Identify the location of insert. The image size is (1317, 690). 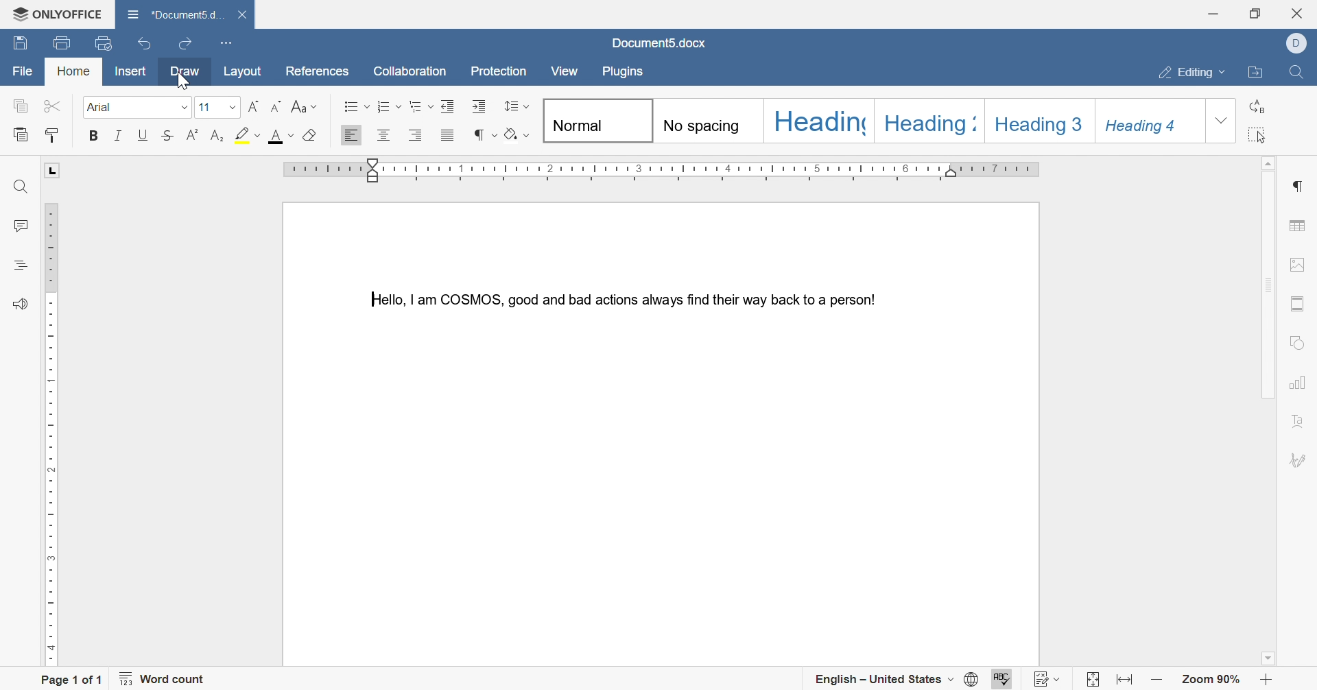
(138, 73).